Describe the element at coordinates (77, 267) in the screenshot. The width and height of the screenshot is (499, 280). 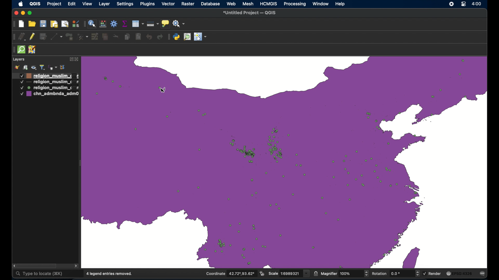
I see `scroll right arrow` at that location.